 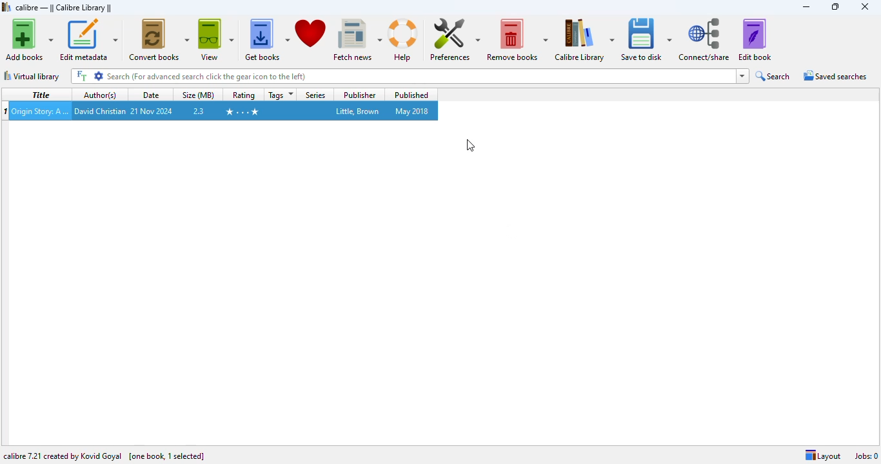 I want to click on preferences, so click(x=455, y=39).